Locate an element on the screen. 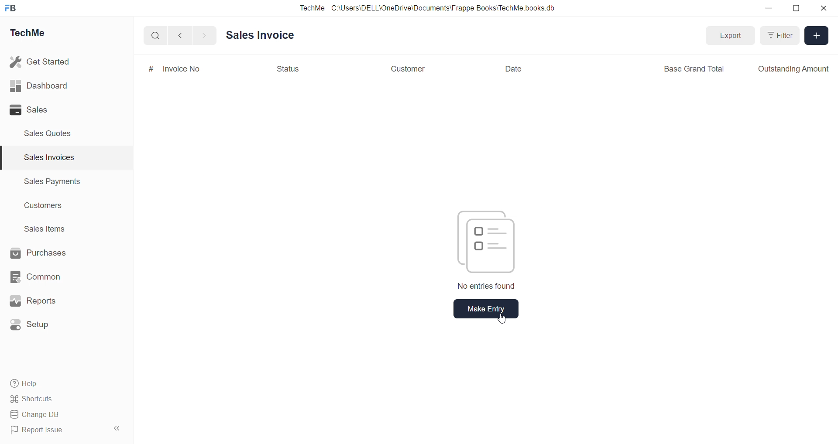  Purchases is located at coordinates (38, 253).